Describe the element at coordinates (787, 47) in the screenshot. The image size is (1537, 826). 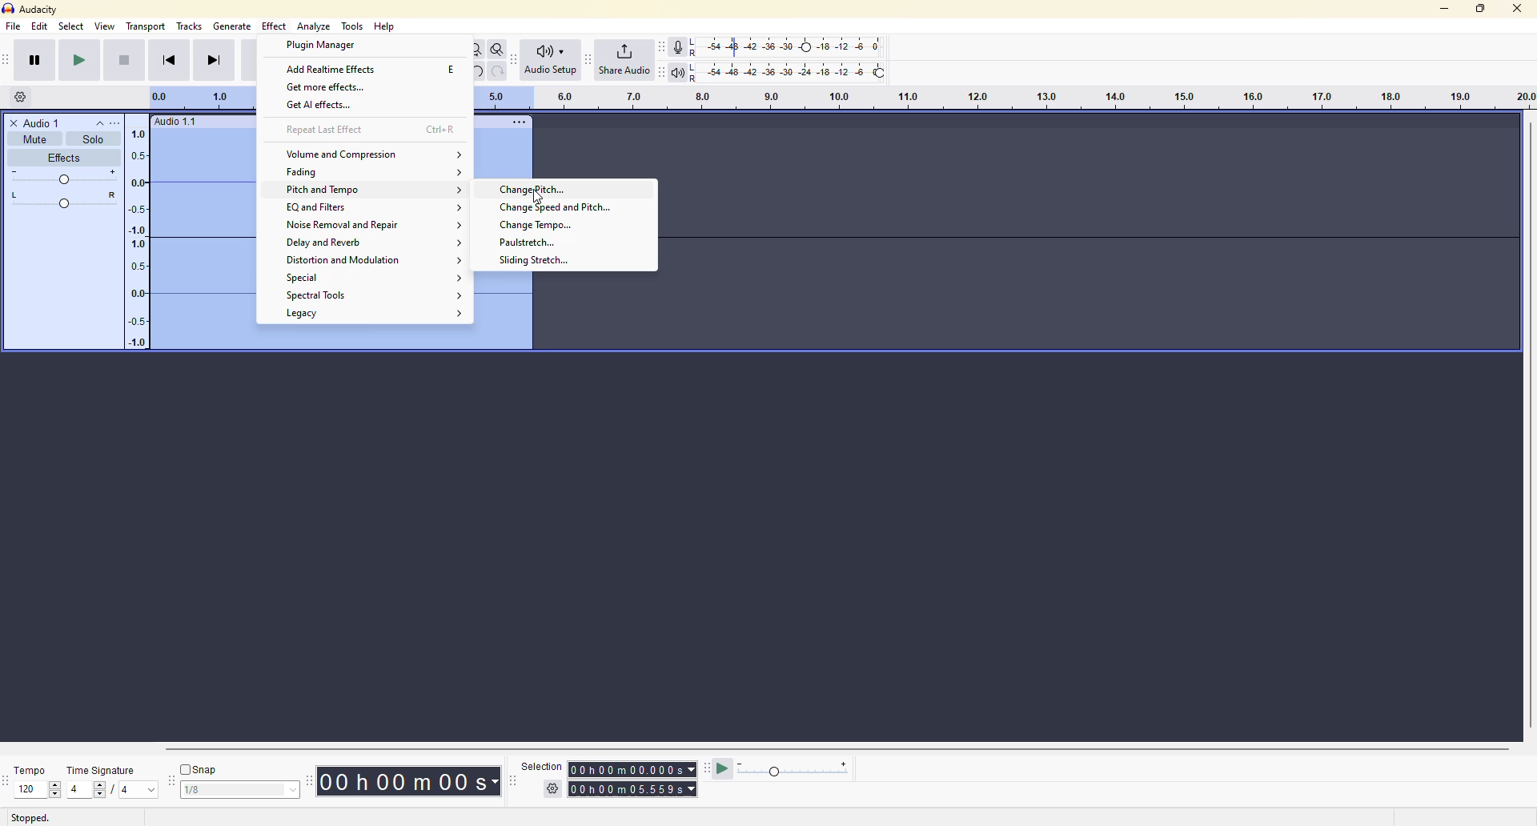
I see `recording level` at that location.